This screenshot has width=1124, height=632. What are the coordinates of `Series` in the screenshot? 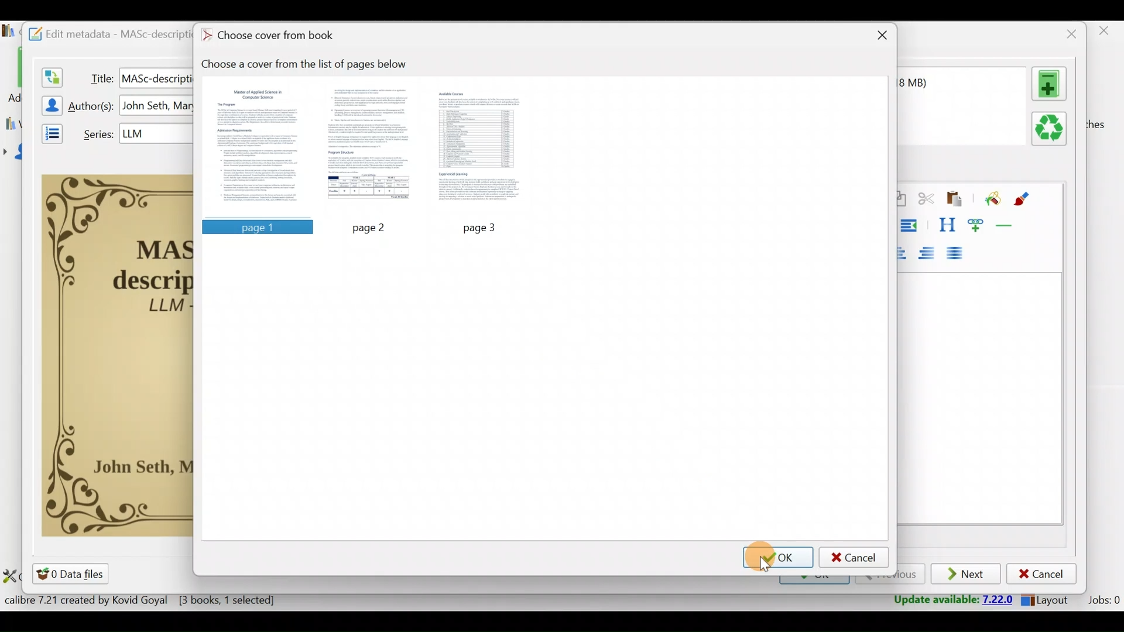 It's located at (95, 133).